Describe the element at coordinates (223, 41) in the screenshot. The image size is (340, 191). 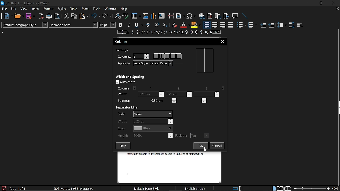
I see `Close` at that location.